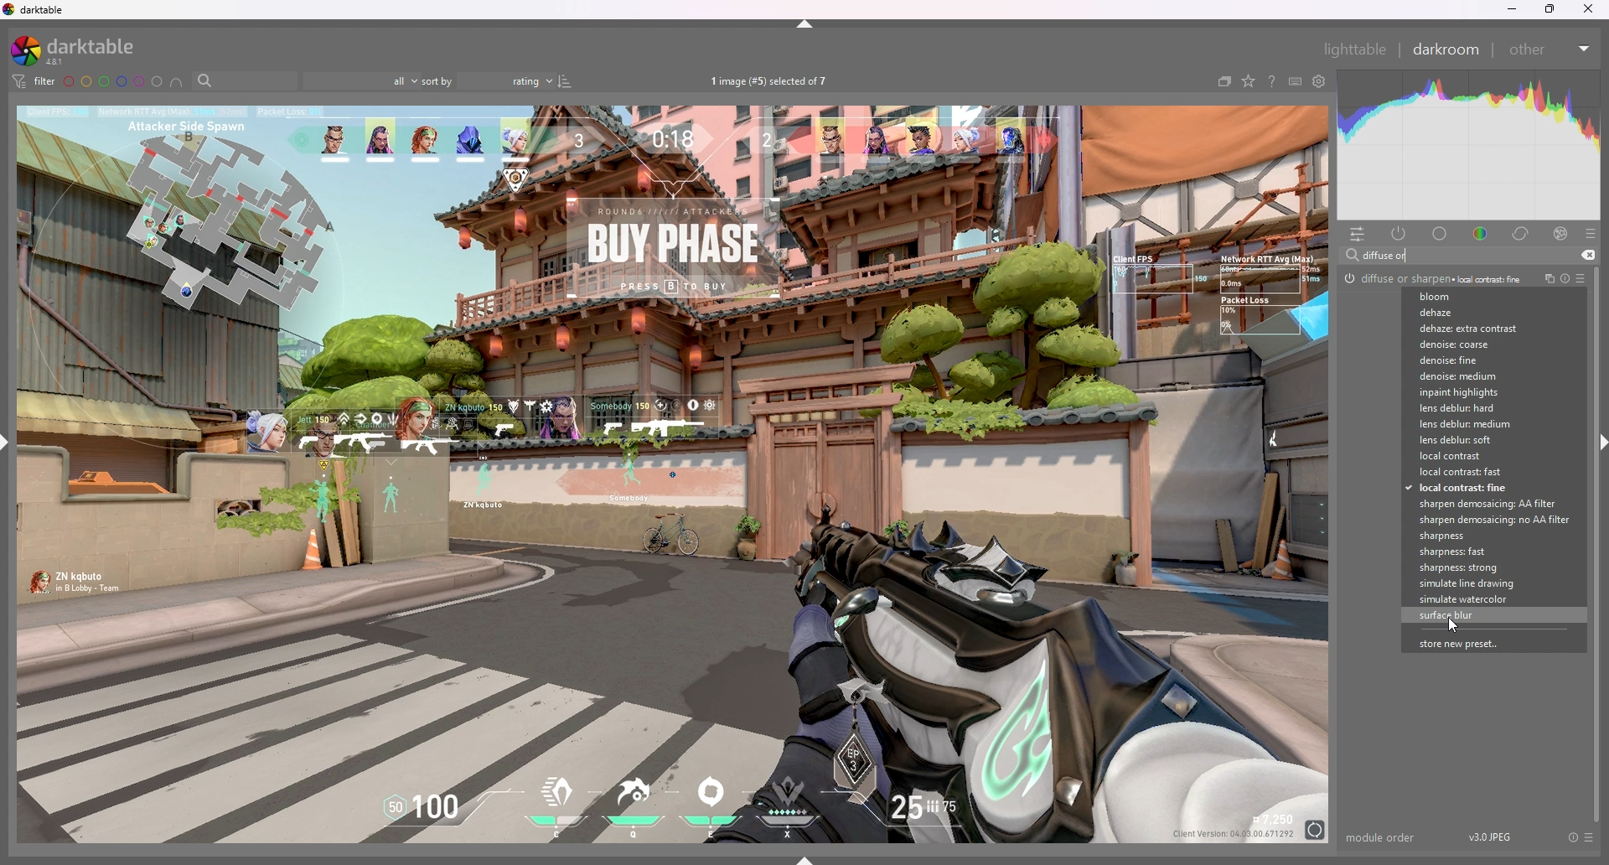 The width and height of the screenshot is (1609, 865). What do you see at coordinates (1588, 255) in the screenshot?
I see `cut` at bounding box center [1588, 255].